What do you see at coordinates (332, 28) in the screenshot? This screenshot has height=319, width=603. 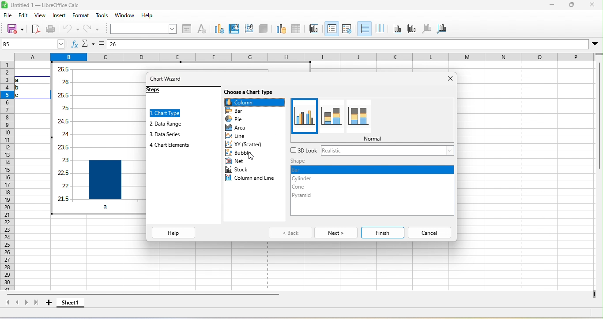 I see `legend on/off` at bounding box center [332, 28].